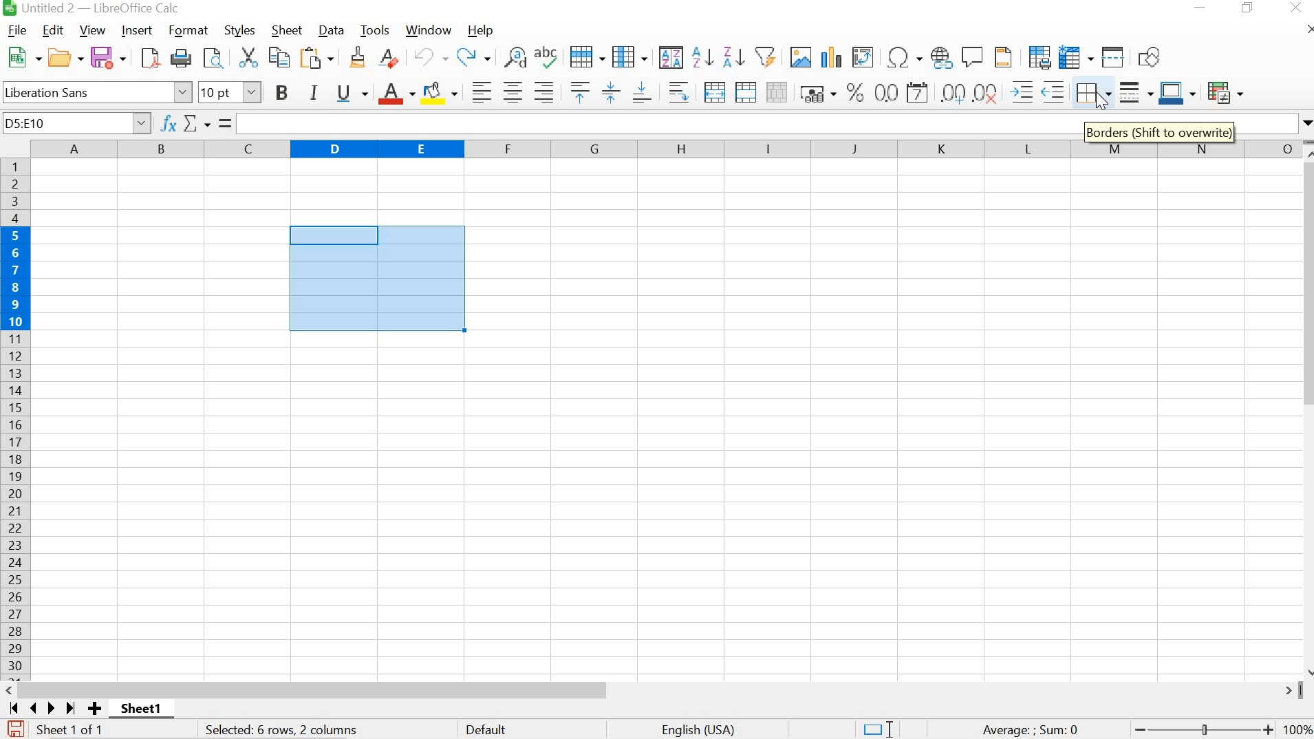 The height and width of the screenshot is (739, 1314). Describe the element at coordinates (483, 91) in the screenshot. I see `ALIGN LEFT` at that location.